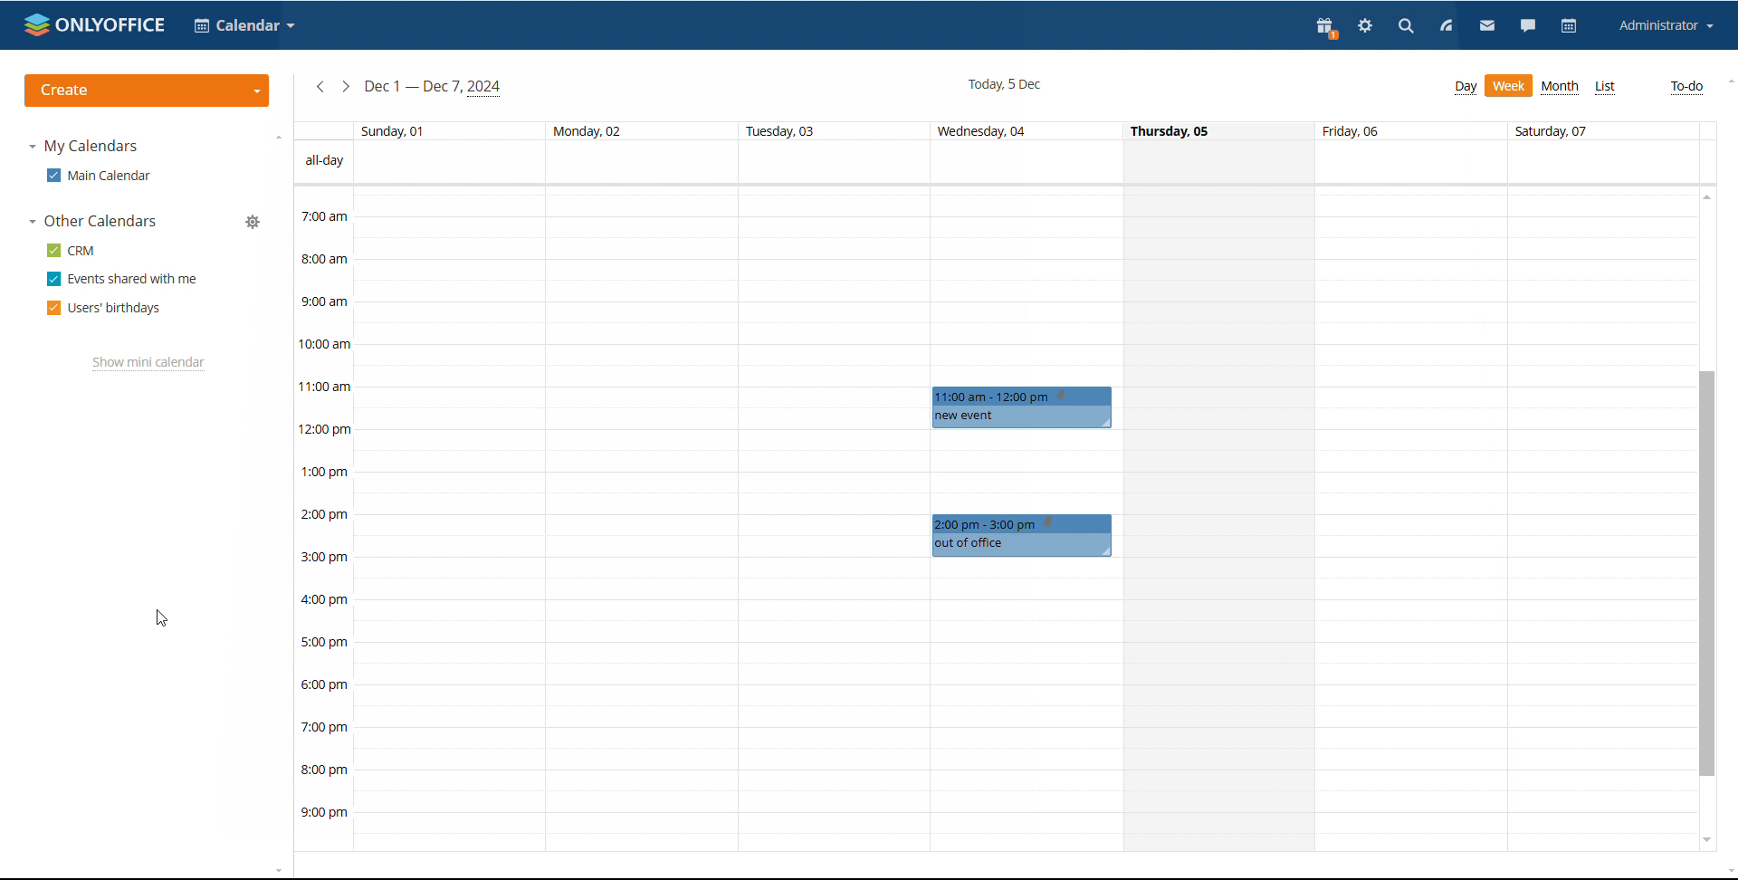 This screenshot has height=880, width=1738. Describe the element at coordinates (161, 620) in the screenshot. I see `cursor` at that location.